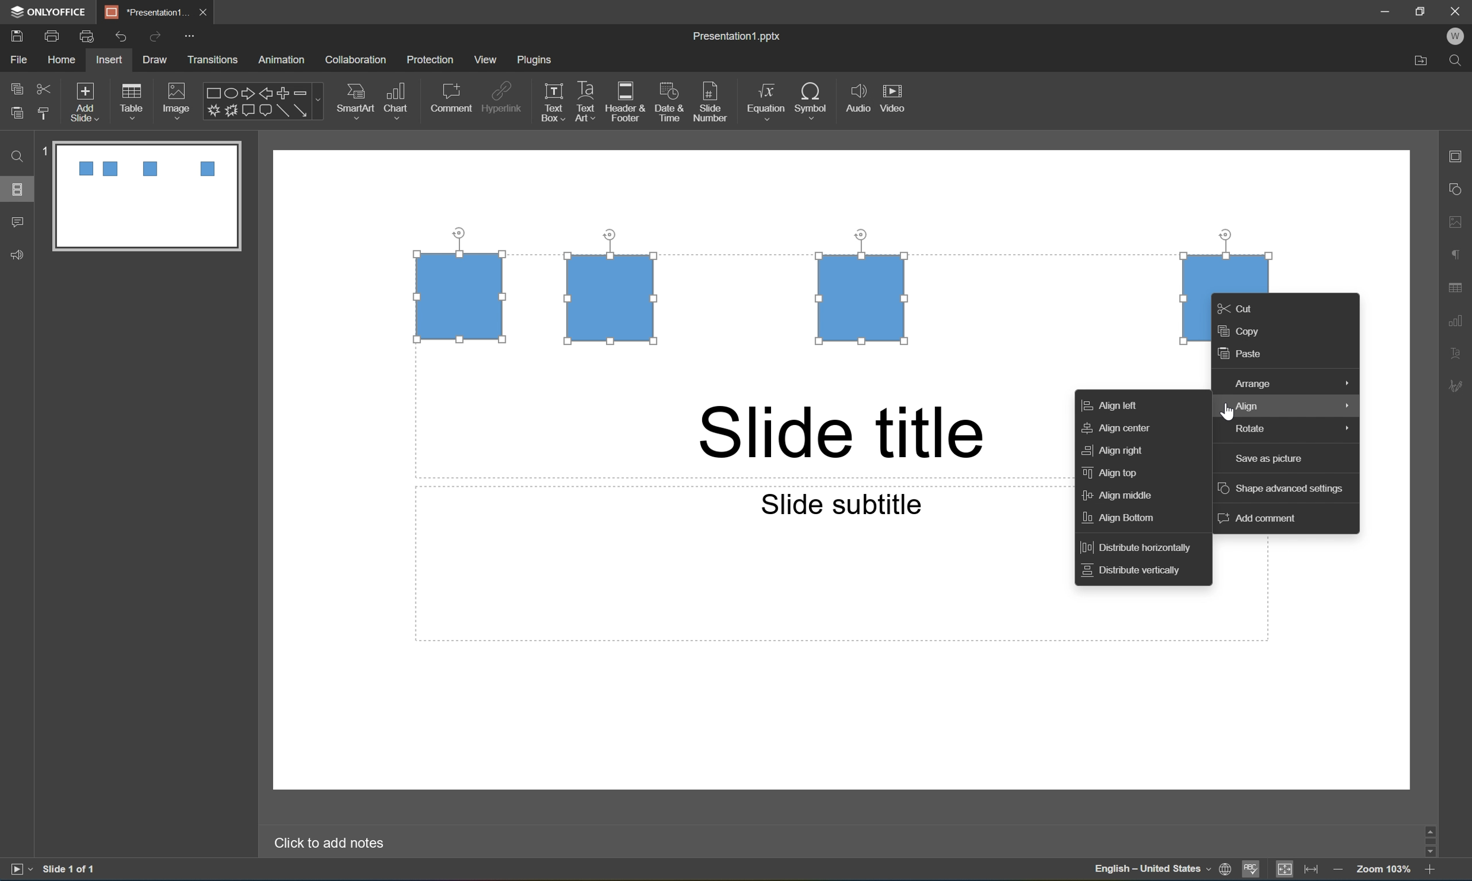 The height and width of the screenshot is (881, 1472). Describe the element at coordinates (45, 113) in the screenshot. I see `copy style` at that location.